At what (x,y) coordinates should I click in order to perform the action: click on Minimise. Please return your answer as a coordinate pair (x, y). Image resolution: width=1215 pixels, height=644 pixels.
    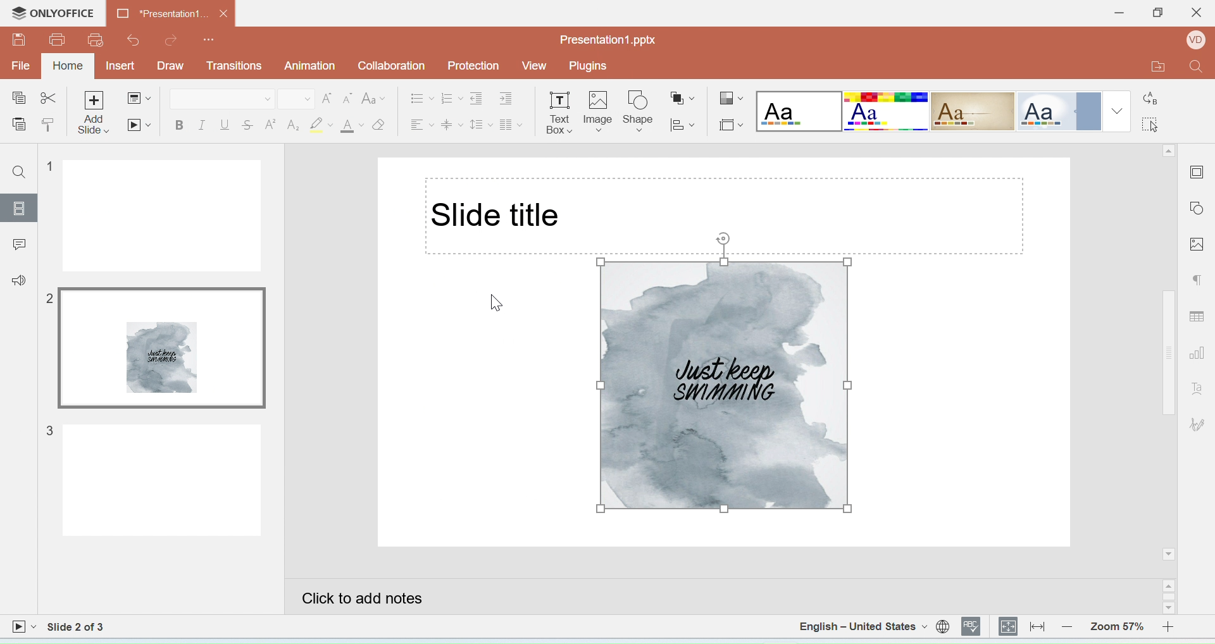
    Looking at the image, I should click on (1114, 14).